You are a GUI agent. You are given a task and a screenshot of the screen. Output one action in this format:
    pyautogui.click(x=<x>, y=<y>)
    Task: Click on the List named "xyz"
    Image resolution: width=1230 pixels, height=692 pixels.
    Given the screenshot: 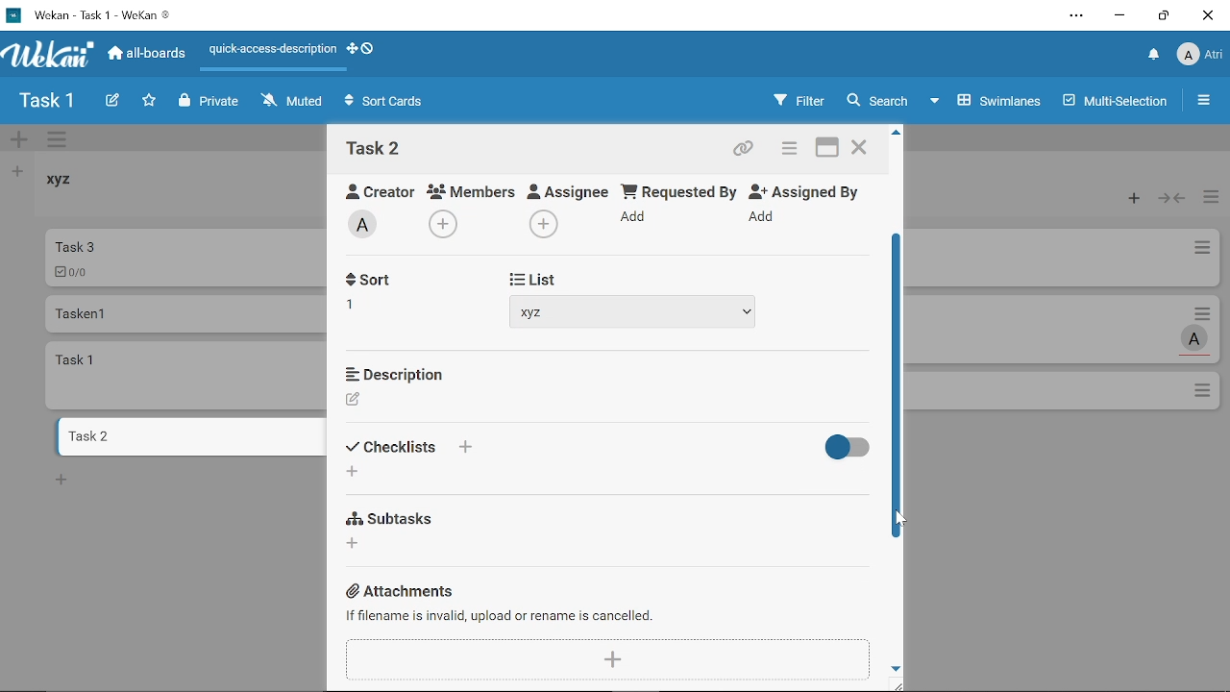 What is the action you would take?
    pyautogui.click(x=72, y=186)
    